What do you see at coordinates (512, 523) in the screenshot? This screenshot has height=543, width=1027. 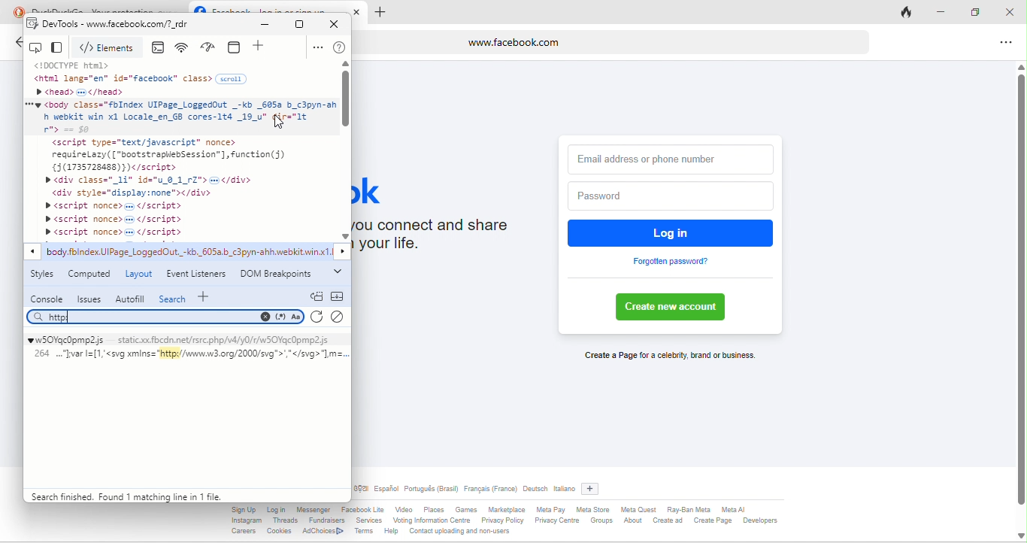 I see `SgrUp login Messager Fasbooklte Video Places Games Masplace MeaPay MeaSore MemQuest RayBanMen Mealinsagram Thesds Funders Servees Vong omaton Genre PriacyPoley  PivacyCente Gros About Crested CresePage DevelopersCarsers Cookies AdChocest> Tams Help Contact uploading and non-users.` at bounding box center [512, 523].